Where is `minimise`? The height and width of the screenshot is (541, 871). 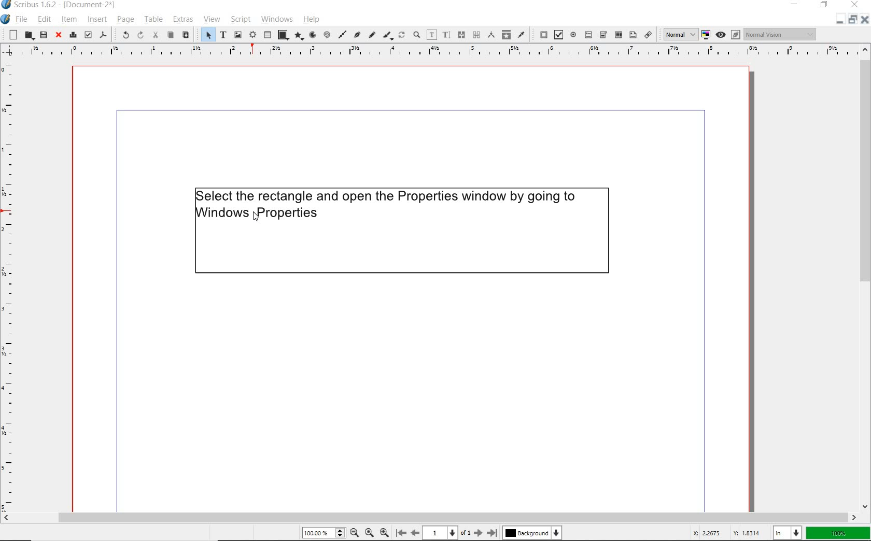
minimise is located at coordinates (838, 21).